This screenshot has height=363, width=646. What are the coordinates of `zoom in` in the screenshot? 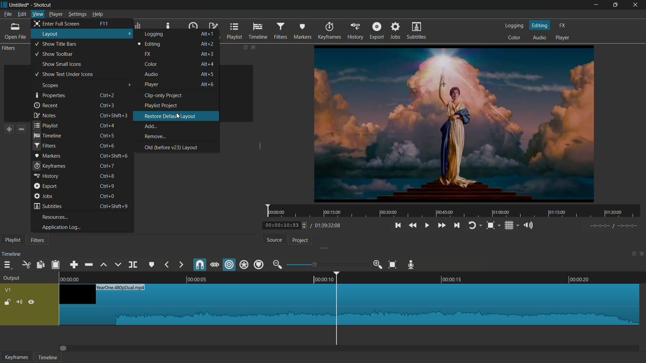 It's located at (379, 265).